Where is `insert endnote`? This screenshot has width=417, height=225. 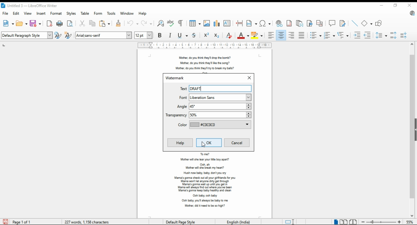
insert endnote is located at coordinates (300, 24).